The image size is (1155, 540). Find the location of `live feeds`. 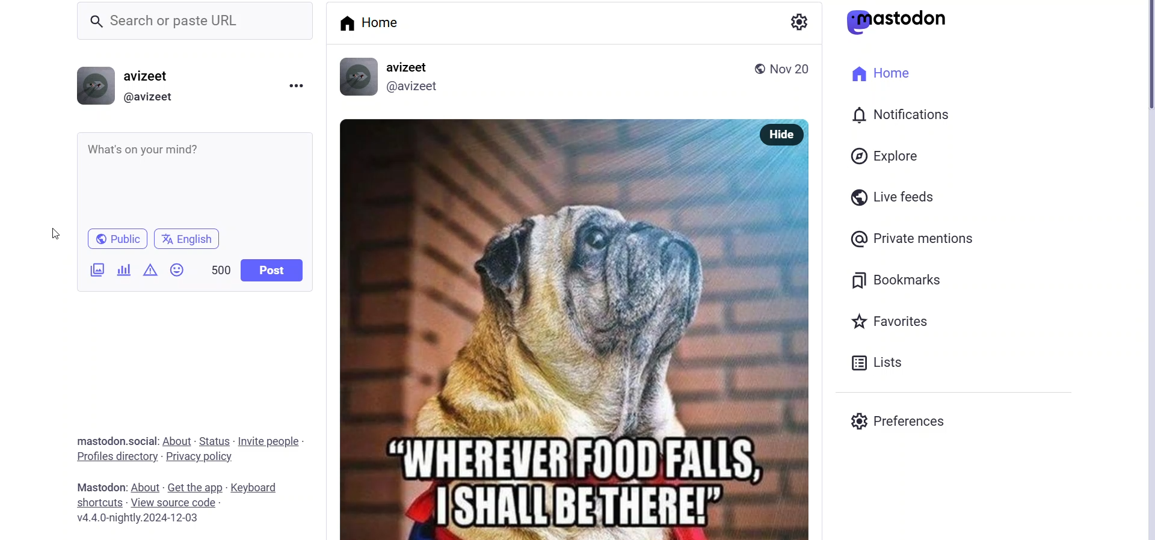

live feeds is located at coordinates (892, 198).